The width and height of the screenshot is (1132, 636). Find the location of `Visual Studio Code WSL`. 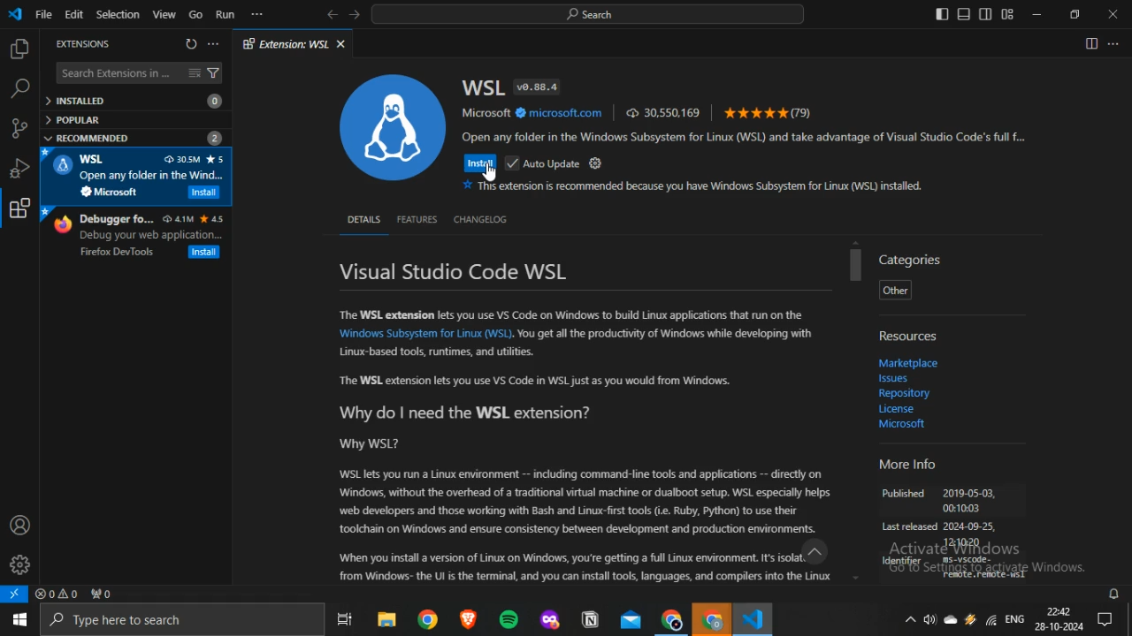

Visual Studio Code WSL is located at coordinates (454, 272).